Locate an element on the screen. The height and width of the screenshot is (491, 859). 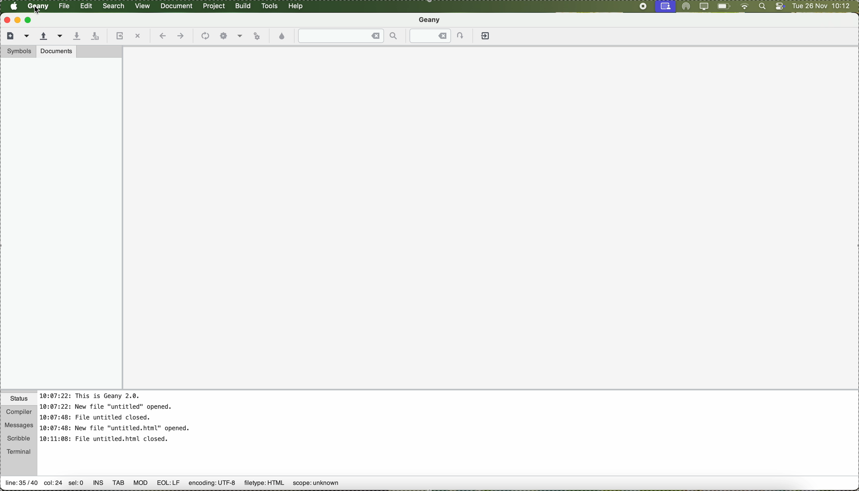
side bar is located at coordinates (62, 224).